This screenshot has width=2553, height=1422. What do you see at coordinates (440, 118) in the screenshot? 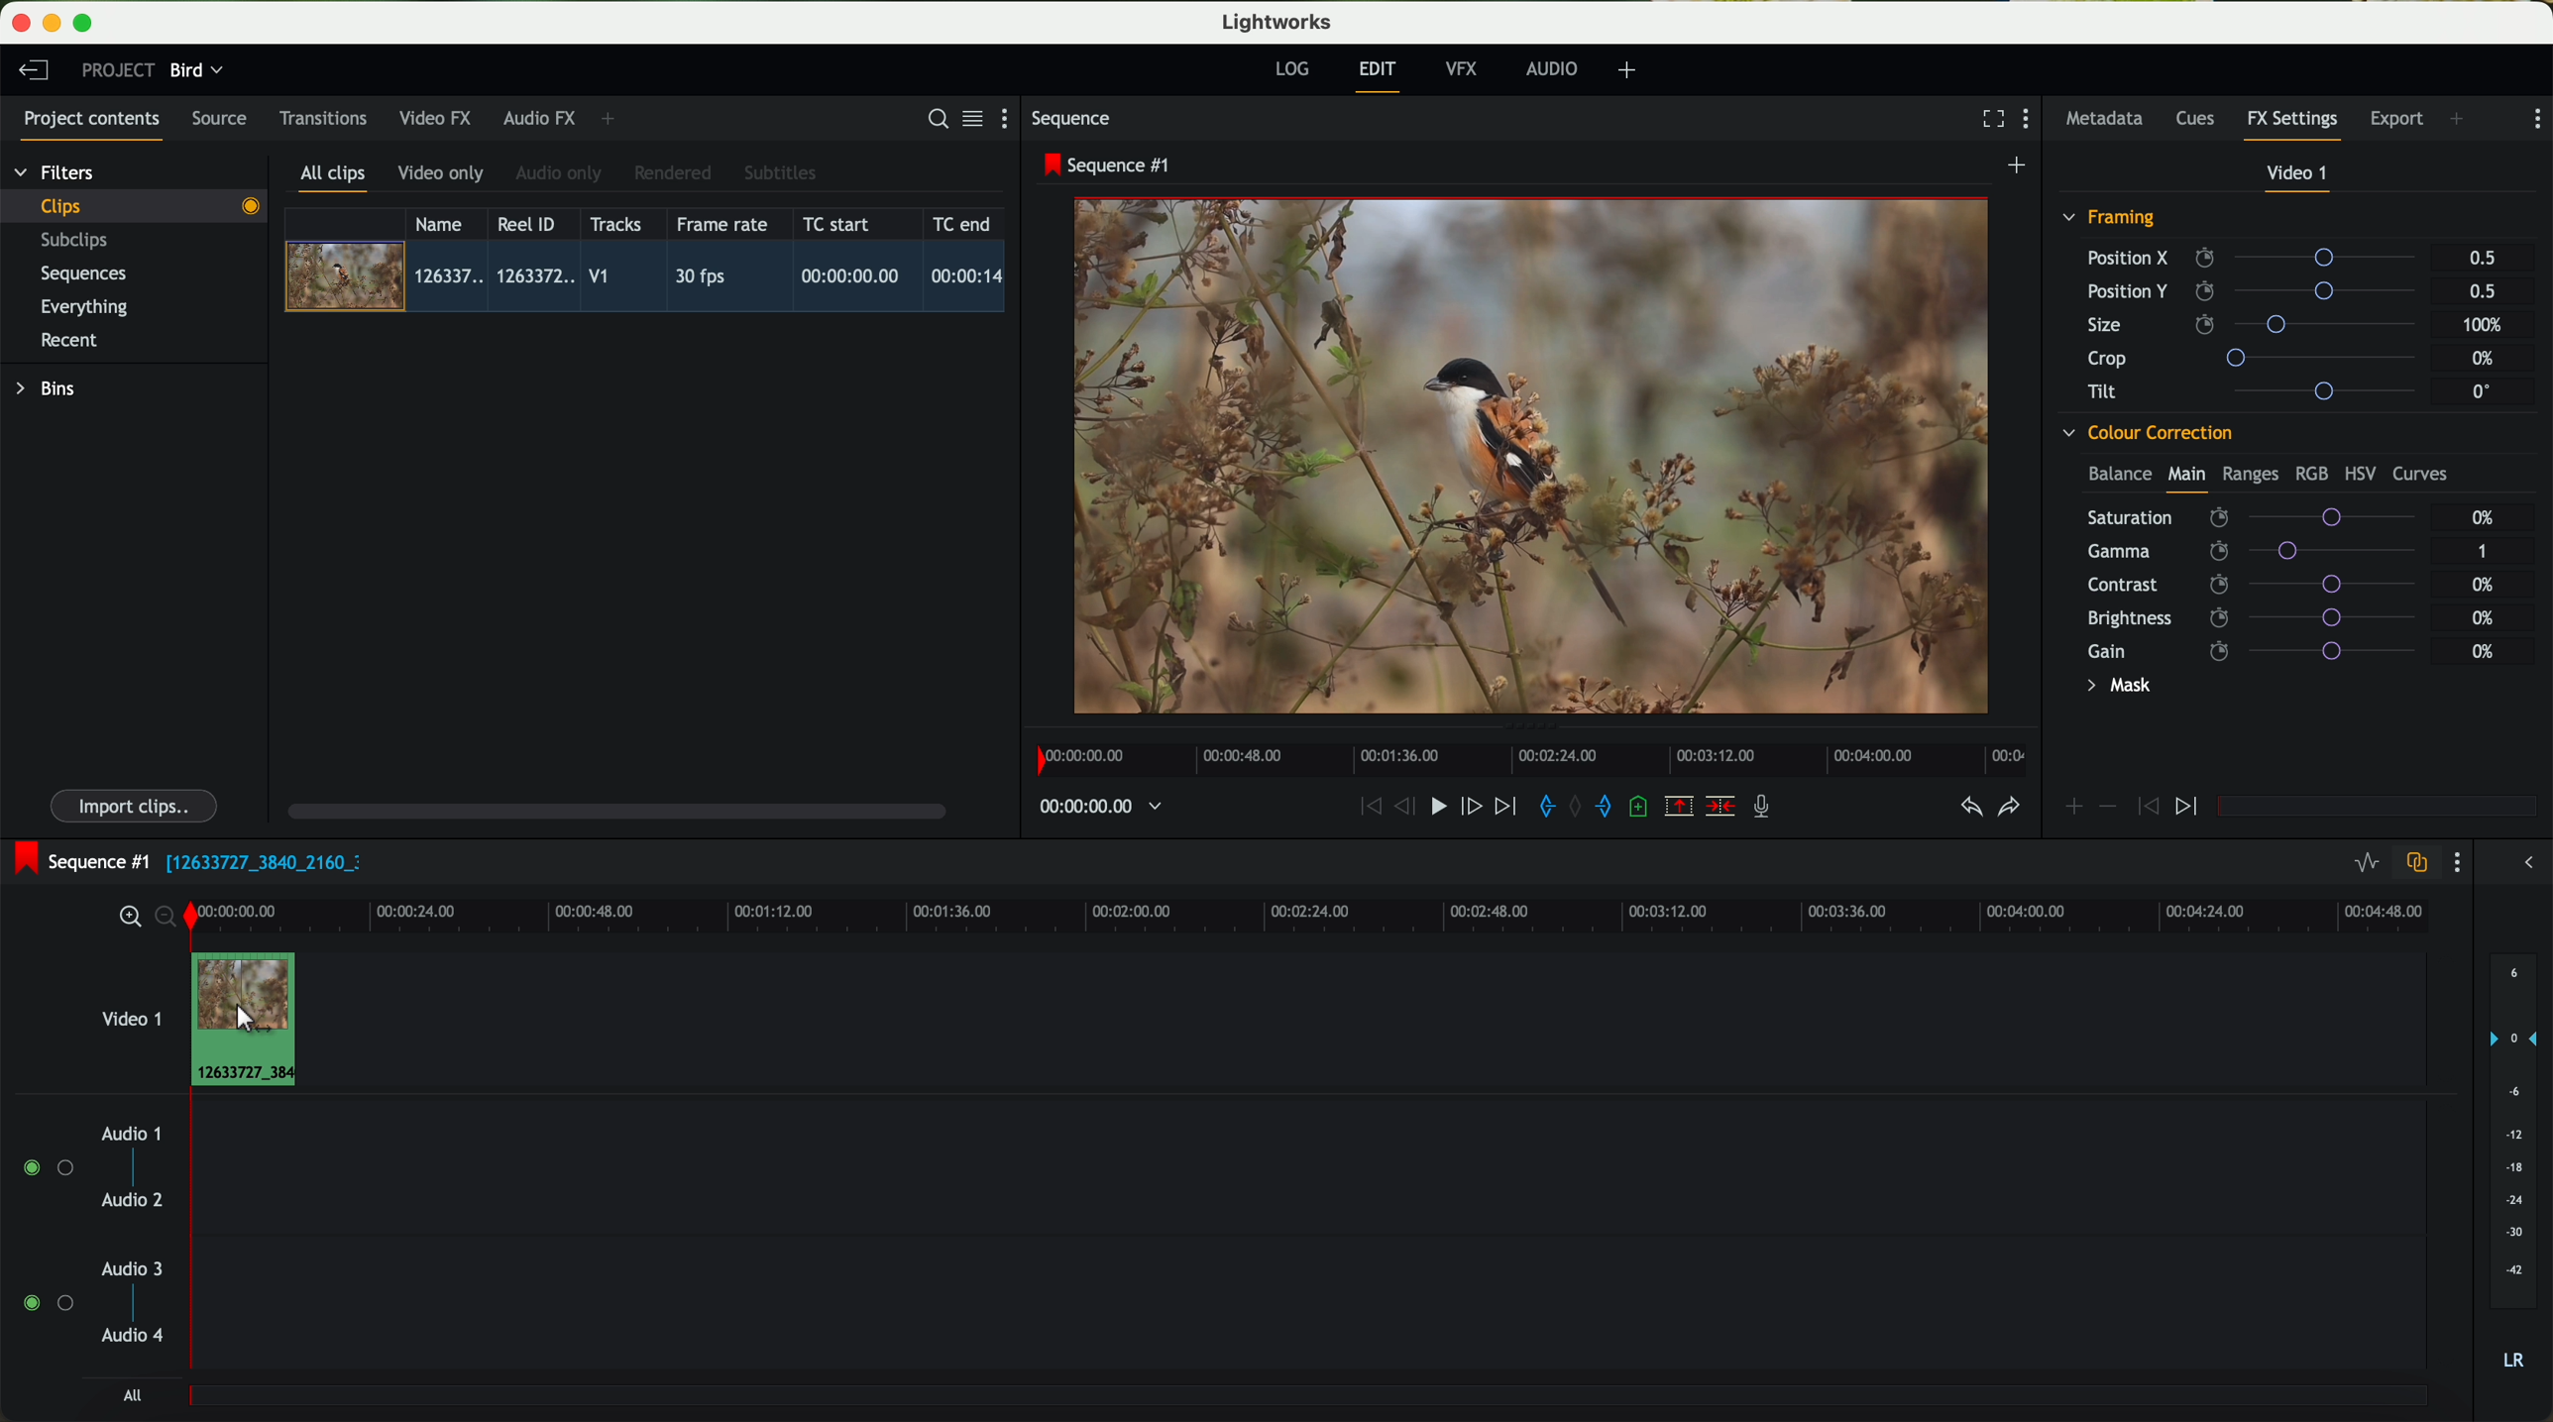
I see `video FX` at bounding box center [440, 118].